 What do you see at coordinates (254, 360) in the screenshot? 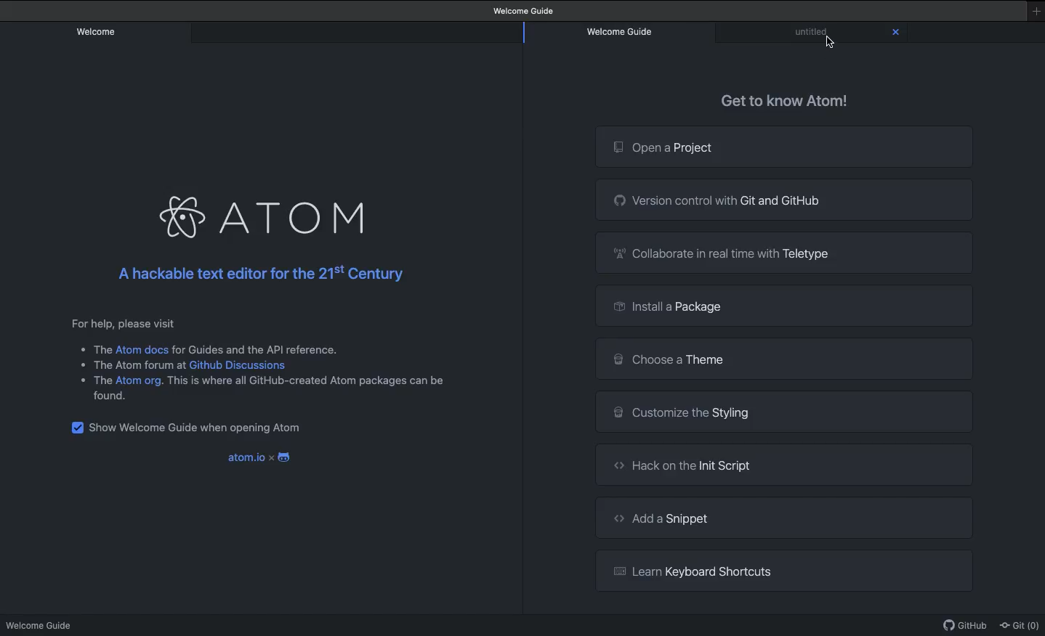
I see `Instructional text` at bounding box center [254, 360].